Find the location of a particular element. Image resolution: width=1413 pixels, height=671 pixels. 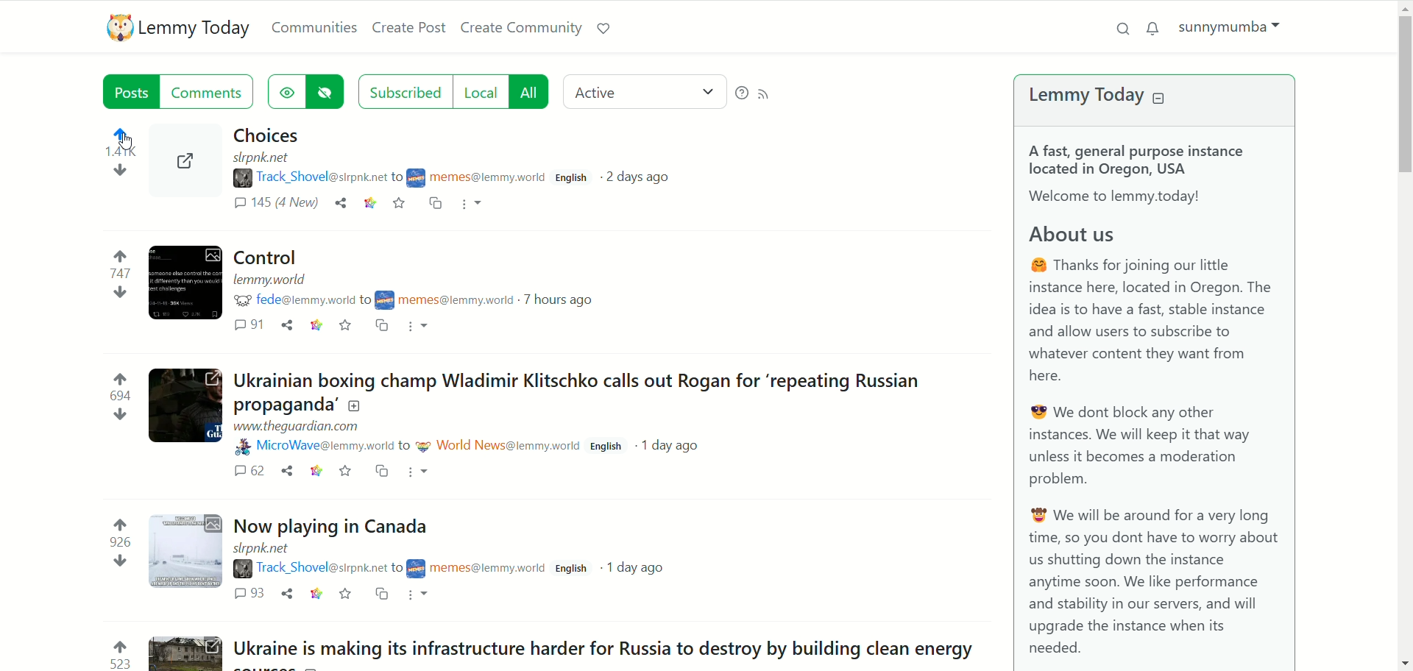

Post - Control is located at coordinates (288, 258).